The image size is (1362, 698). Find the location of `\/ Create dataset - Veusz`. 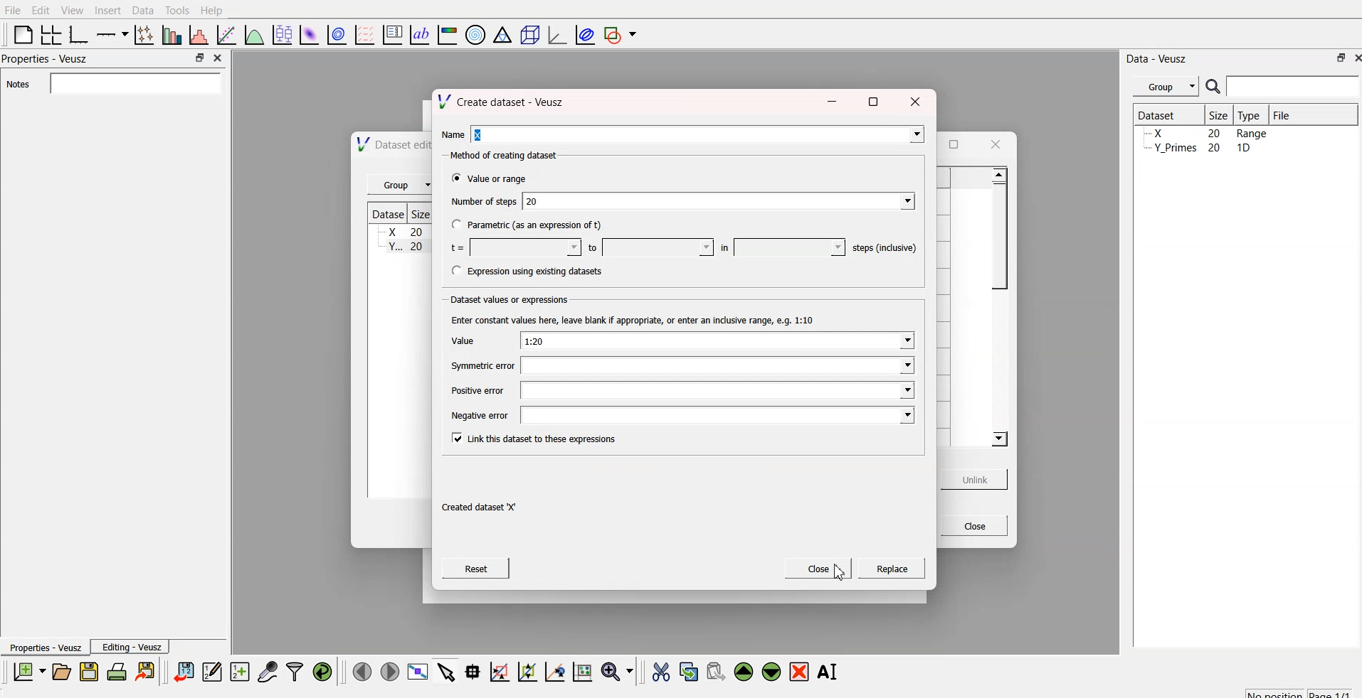

\/ Create dataset - Veusz is located at coordinates (512, 101).